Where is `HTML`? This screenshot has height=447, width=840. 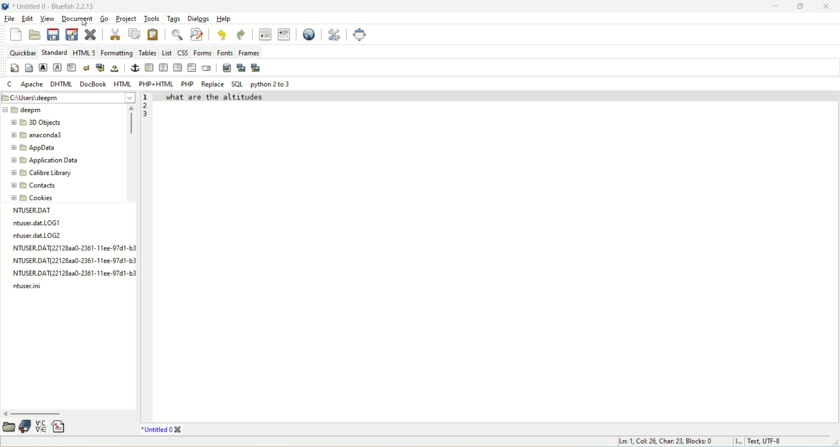 HTML is located at coordinates (84, 52).